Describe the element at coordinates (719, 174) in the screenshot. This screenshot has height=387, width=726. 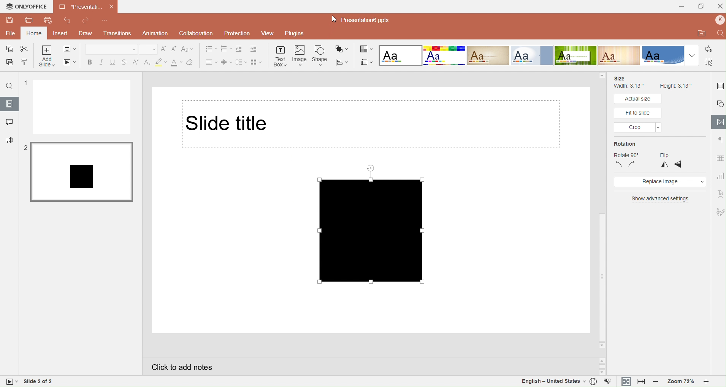
I see `Chart setting` at that location.